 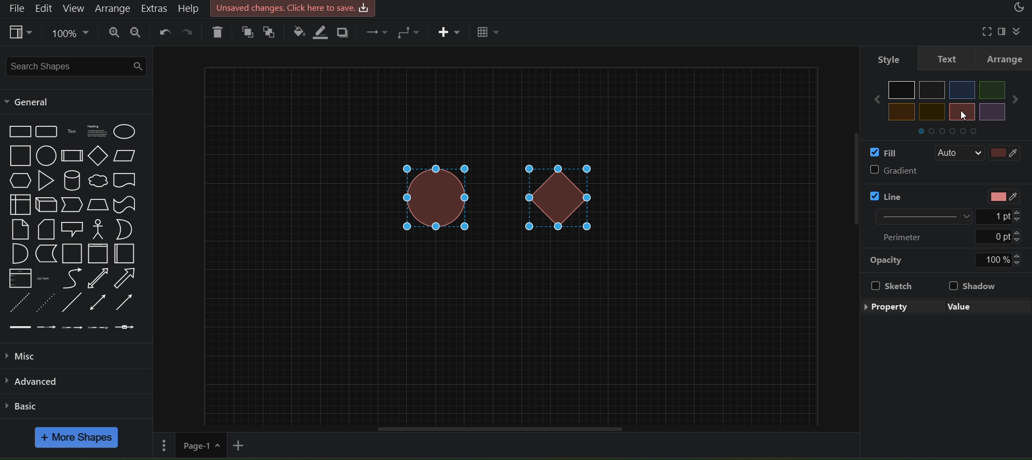 I want to click on zoom, so click(x=70, y=33).